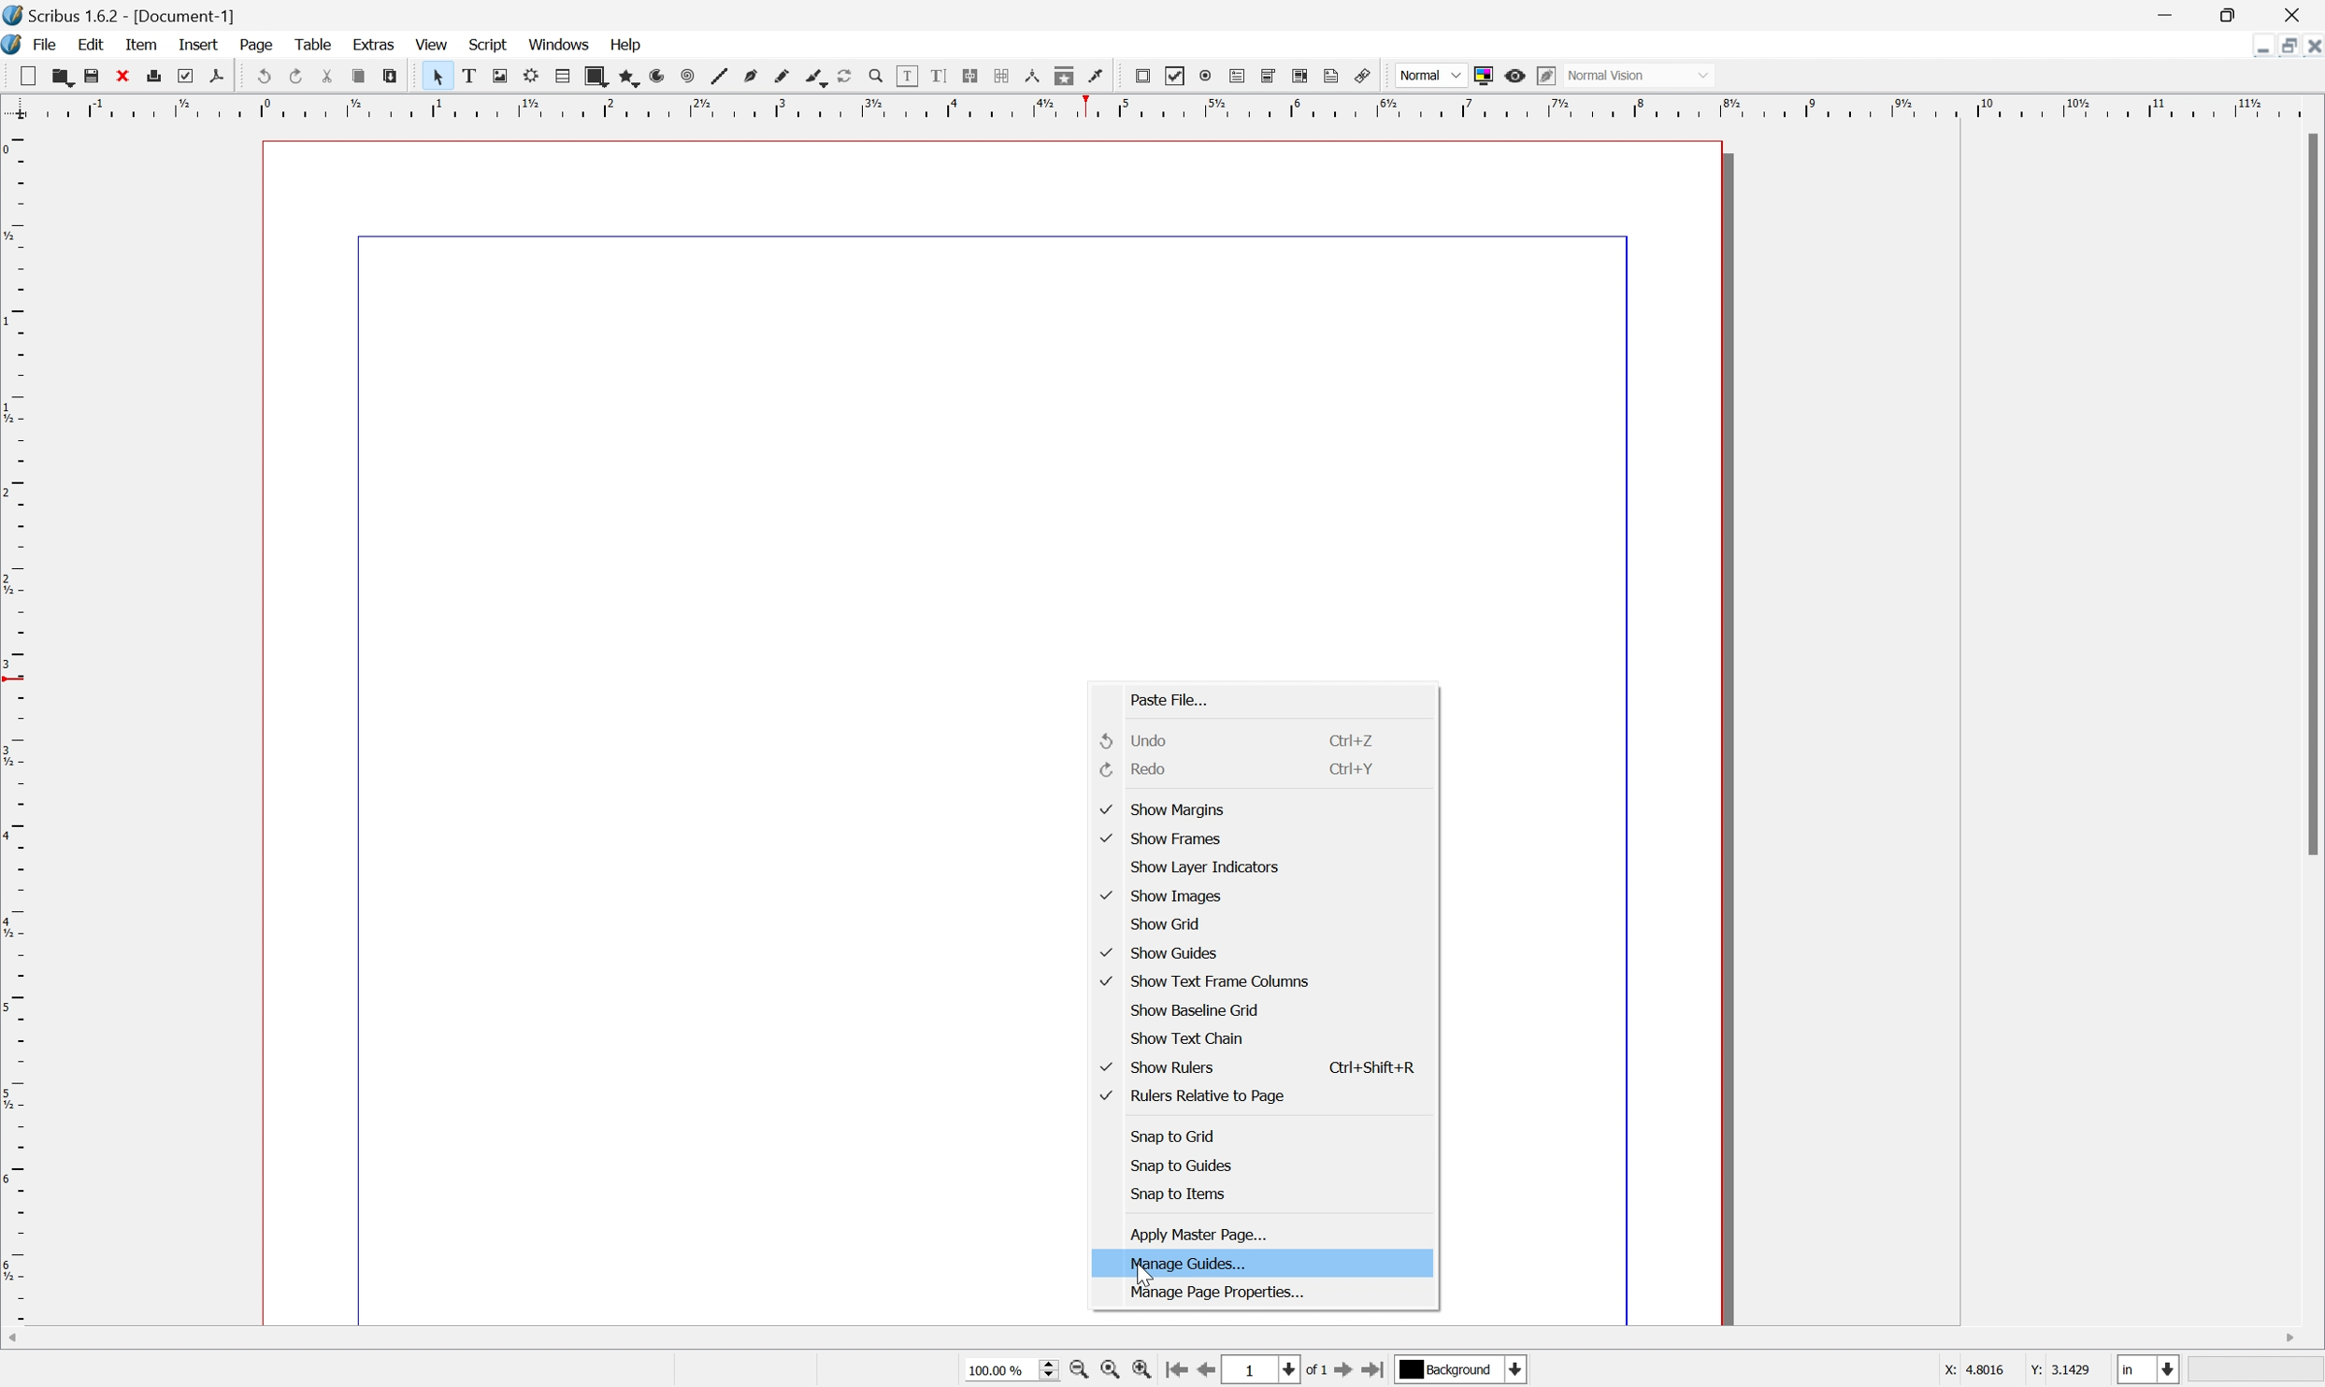  I want to click on open, so click(65, 79).